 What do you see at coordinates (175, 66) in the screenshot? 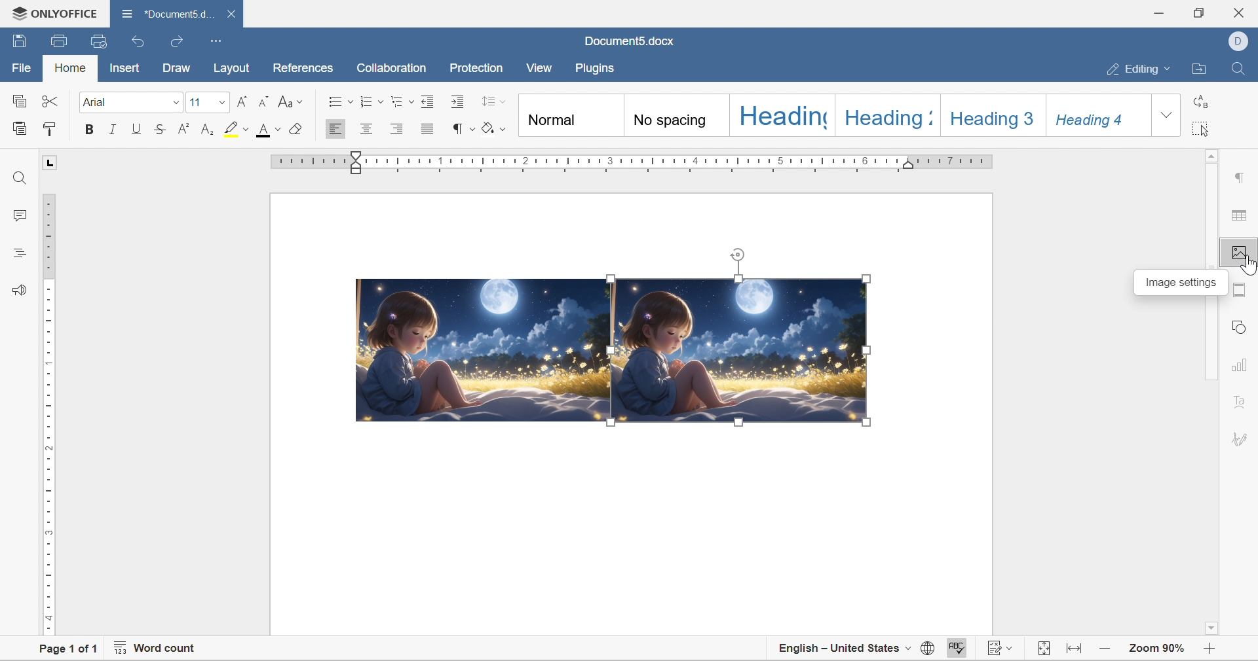
I see `draw` at bounding box center [175, 66].